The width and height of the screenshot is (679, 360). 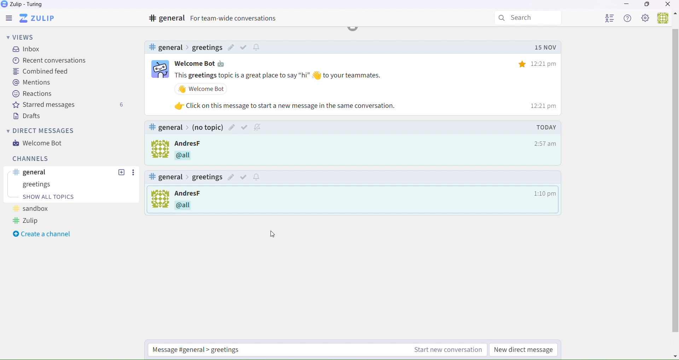 I want to click on Combined feed, so click(x=40, y=72).